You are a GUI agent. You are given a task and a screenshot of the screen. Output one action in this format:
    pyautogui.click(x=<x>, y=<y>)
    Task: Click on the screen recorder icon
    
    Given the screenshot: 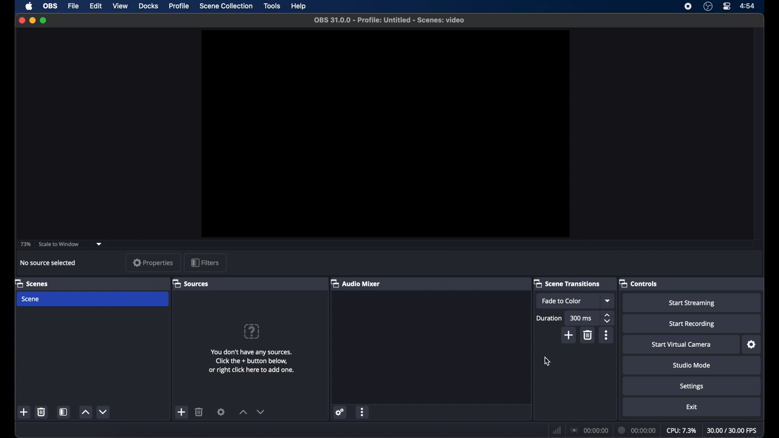 What is the action you would take?
    pyautogui.click(x=688, y=6)
    